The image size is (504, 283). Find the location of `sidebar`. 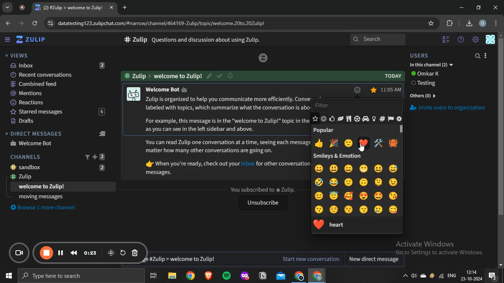

sidebar is located at coordinates (7, 40).